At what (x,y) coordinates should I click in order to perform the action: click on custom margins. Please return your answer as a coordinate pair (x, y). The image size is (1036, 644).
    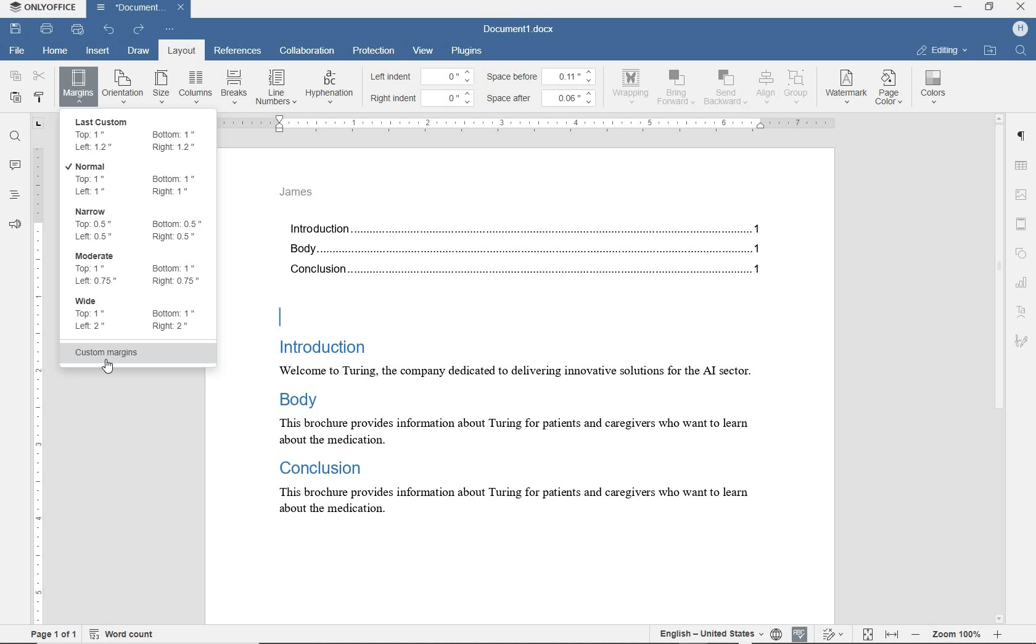
    Looking at the image, I should click on (139, 354).